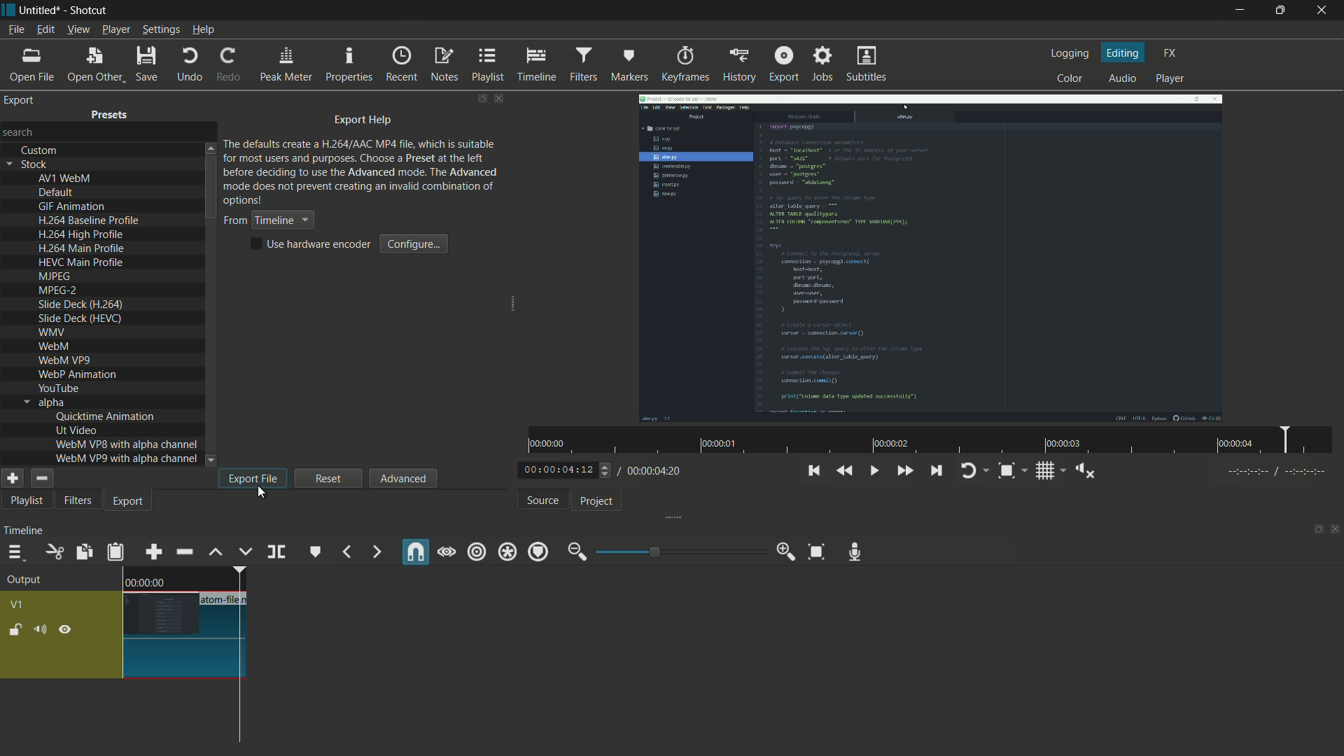  Describe the element at coordinates (31, 164) in the screenshot. I see `stock dropdown` at that location.